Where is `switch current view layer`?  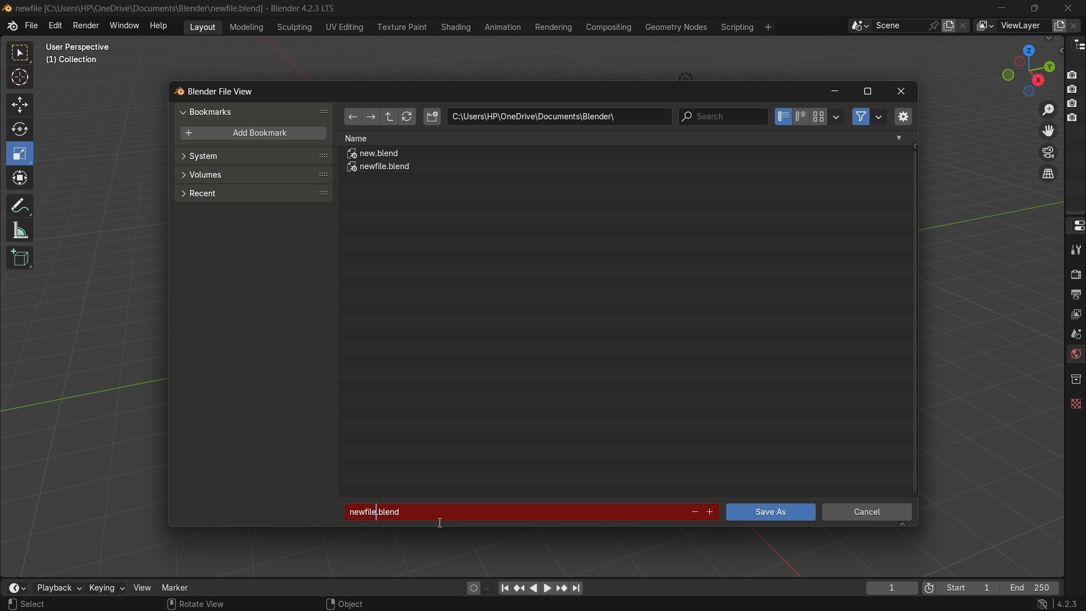
switch current view layer is located at coordinates (1048, 174).